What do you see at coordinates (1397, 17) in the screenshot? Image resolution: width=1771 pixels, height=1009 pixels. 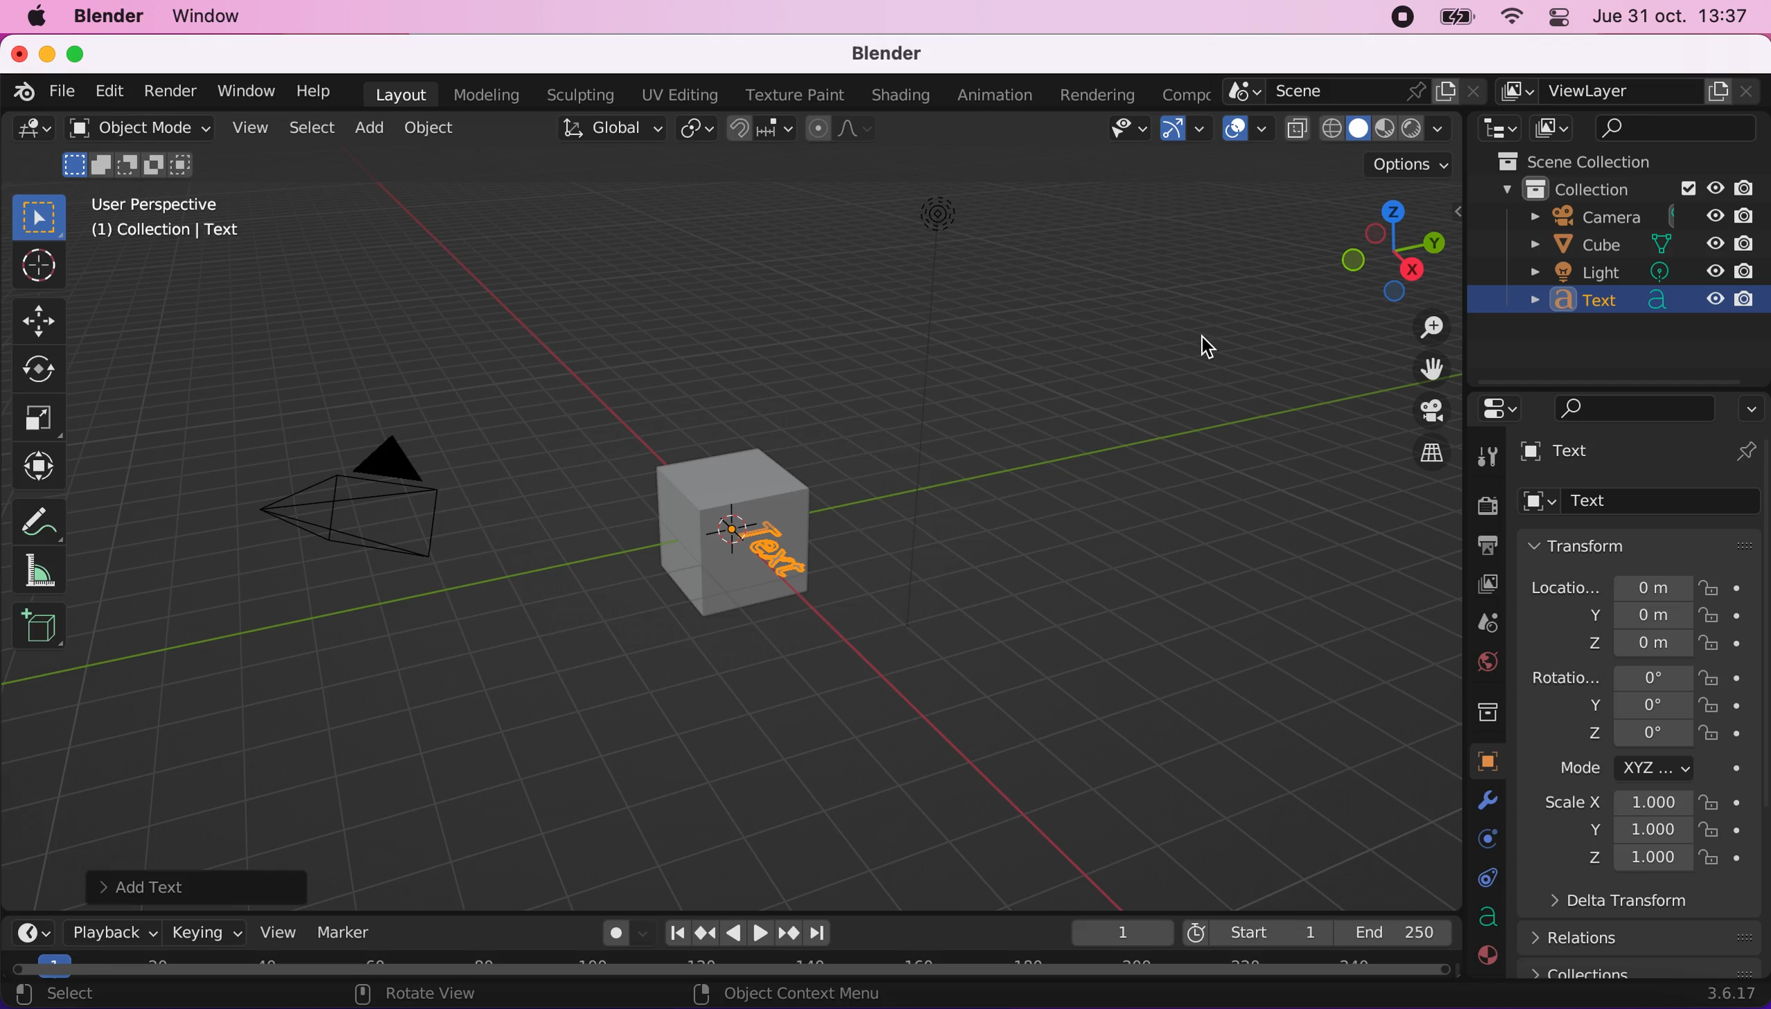 I see `recording stopped` at bounding box center [1397, 17].